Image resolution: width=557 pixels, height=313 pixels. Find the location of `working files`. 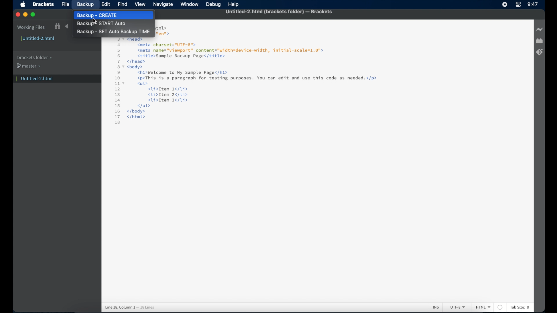

working files is located at coordinates (31, 28).